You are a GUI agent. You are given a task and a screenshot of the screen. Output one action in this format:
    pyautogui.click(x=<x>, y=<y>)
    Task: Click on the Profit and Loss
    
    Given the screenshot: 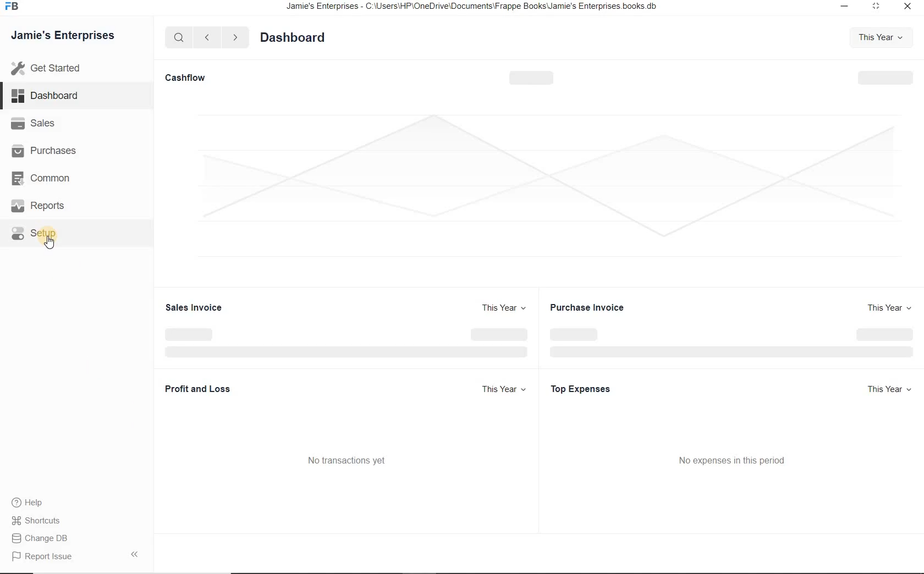 What is the action you would take?
    pyautogui.click(x=207, y=390)
    